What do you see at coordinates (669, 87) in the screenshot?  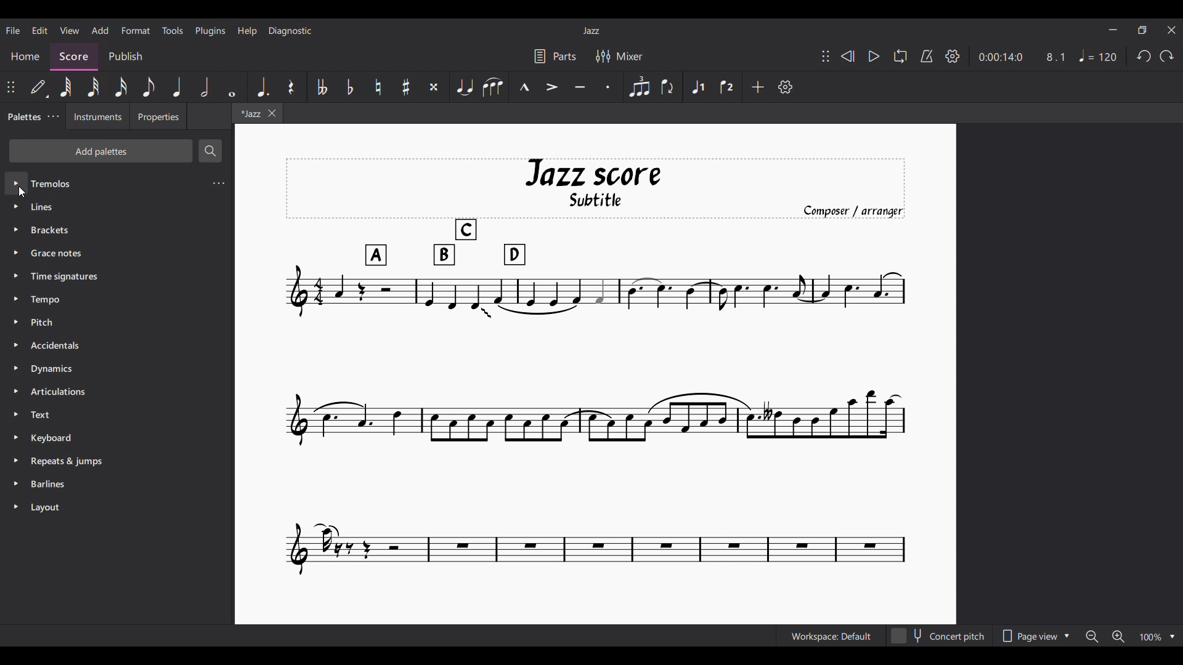 I see `Flip direction` at bounding box center [669, 87].